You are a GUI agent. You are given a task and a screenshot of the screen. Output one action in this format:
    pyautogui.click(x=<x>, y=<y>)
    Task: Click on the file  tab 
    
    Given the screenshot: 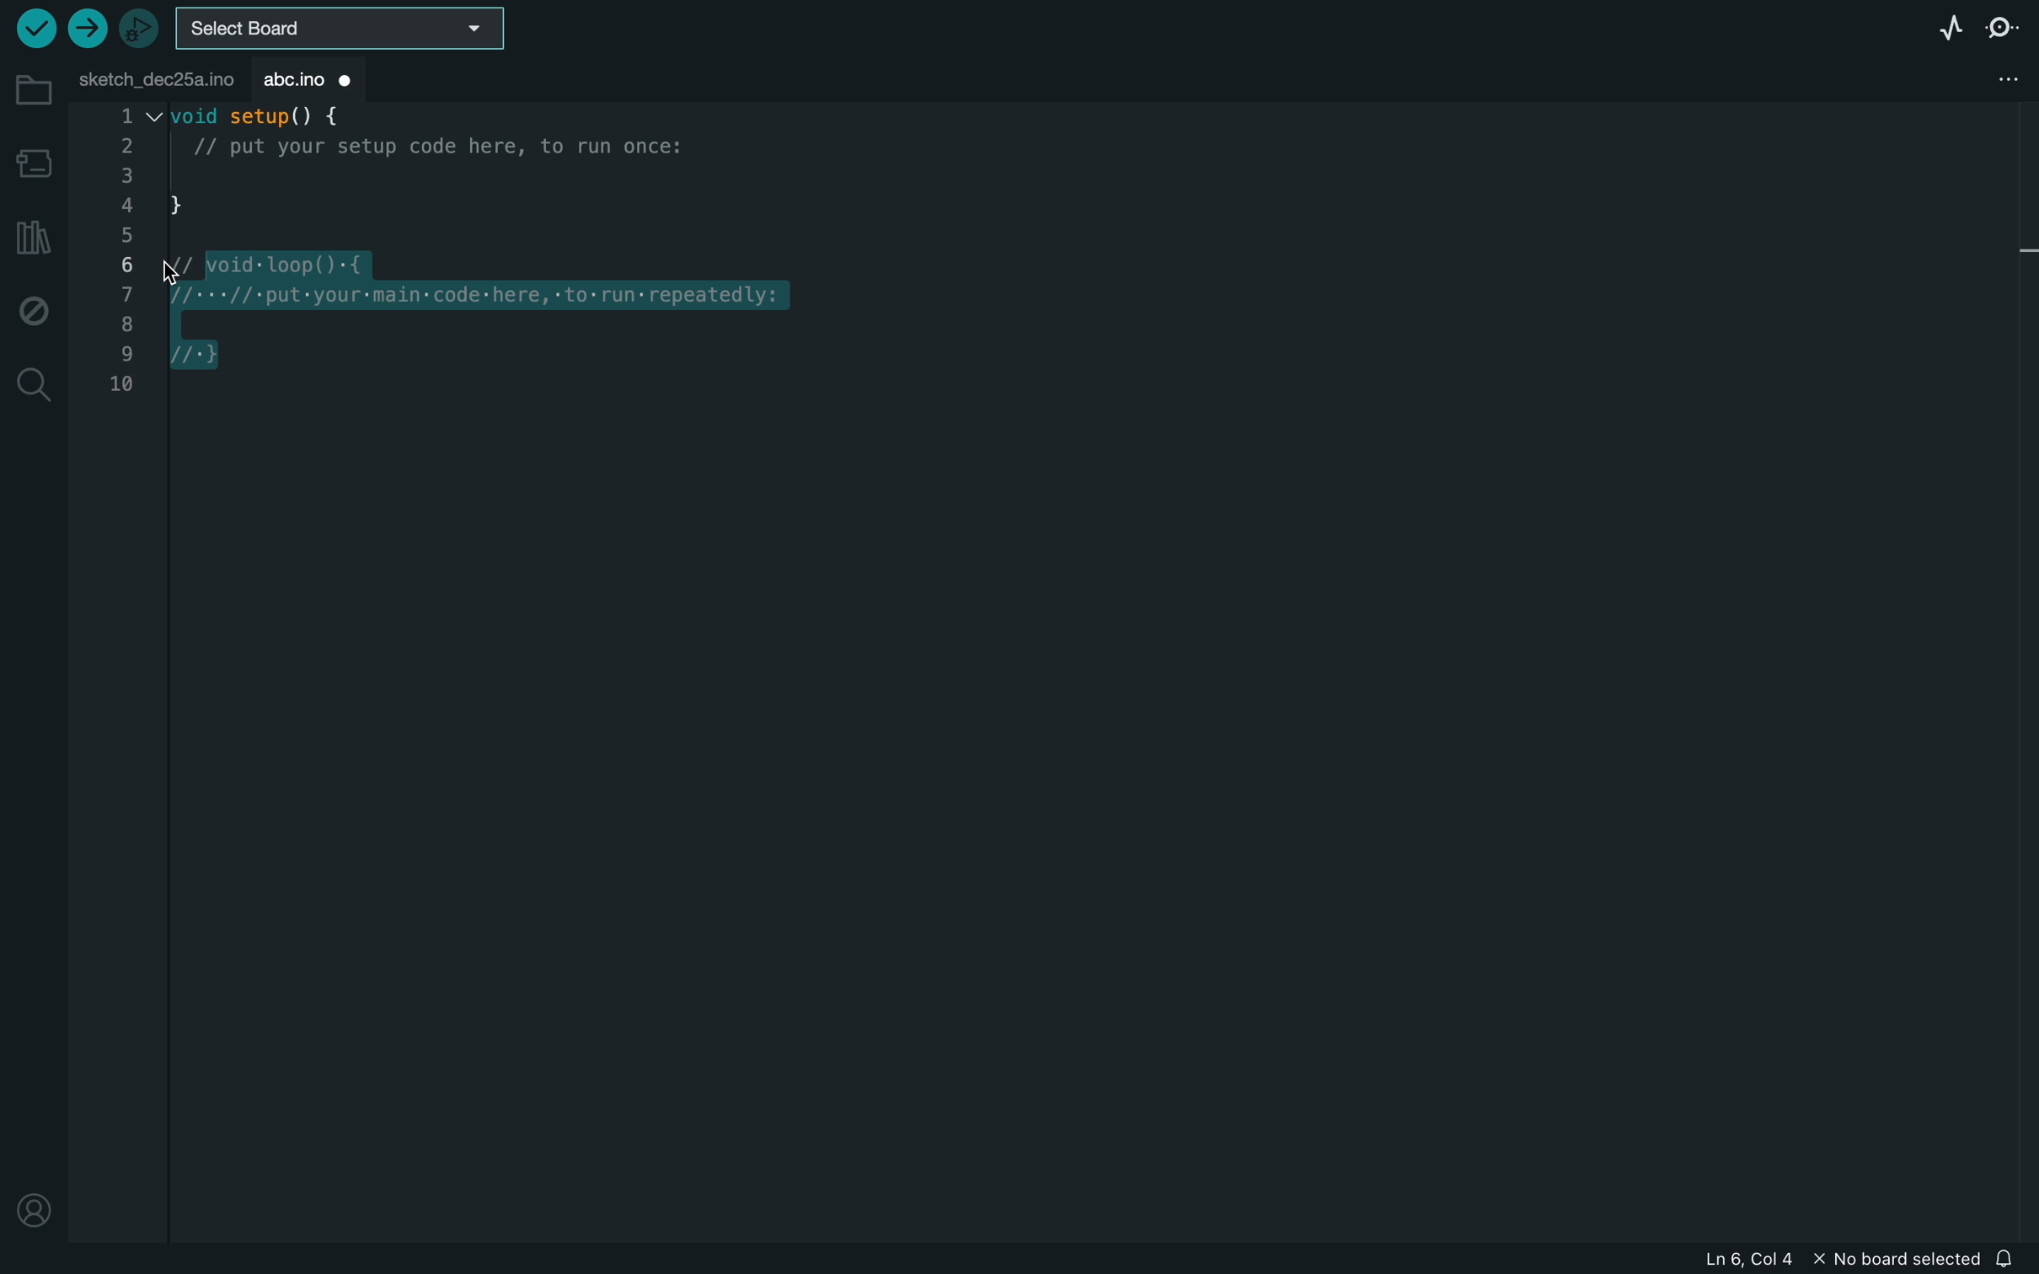 What is the action you would take?
    pyautogui.click(x=153, y=78)
    